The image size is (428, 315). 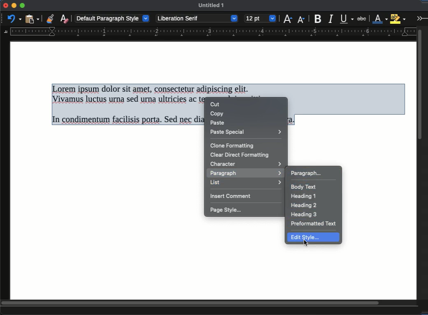 I want to click on expand, so click(x=421, y=18).